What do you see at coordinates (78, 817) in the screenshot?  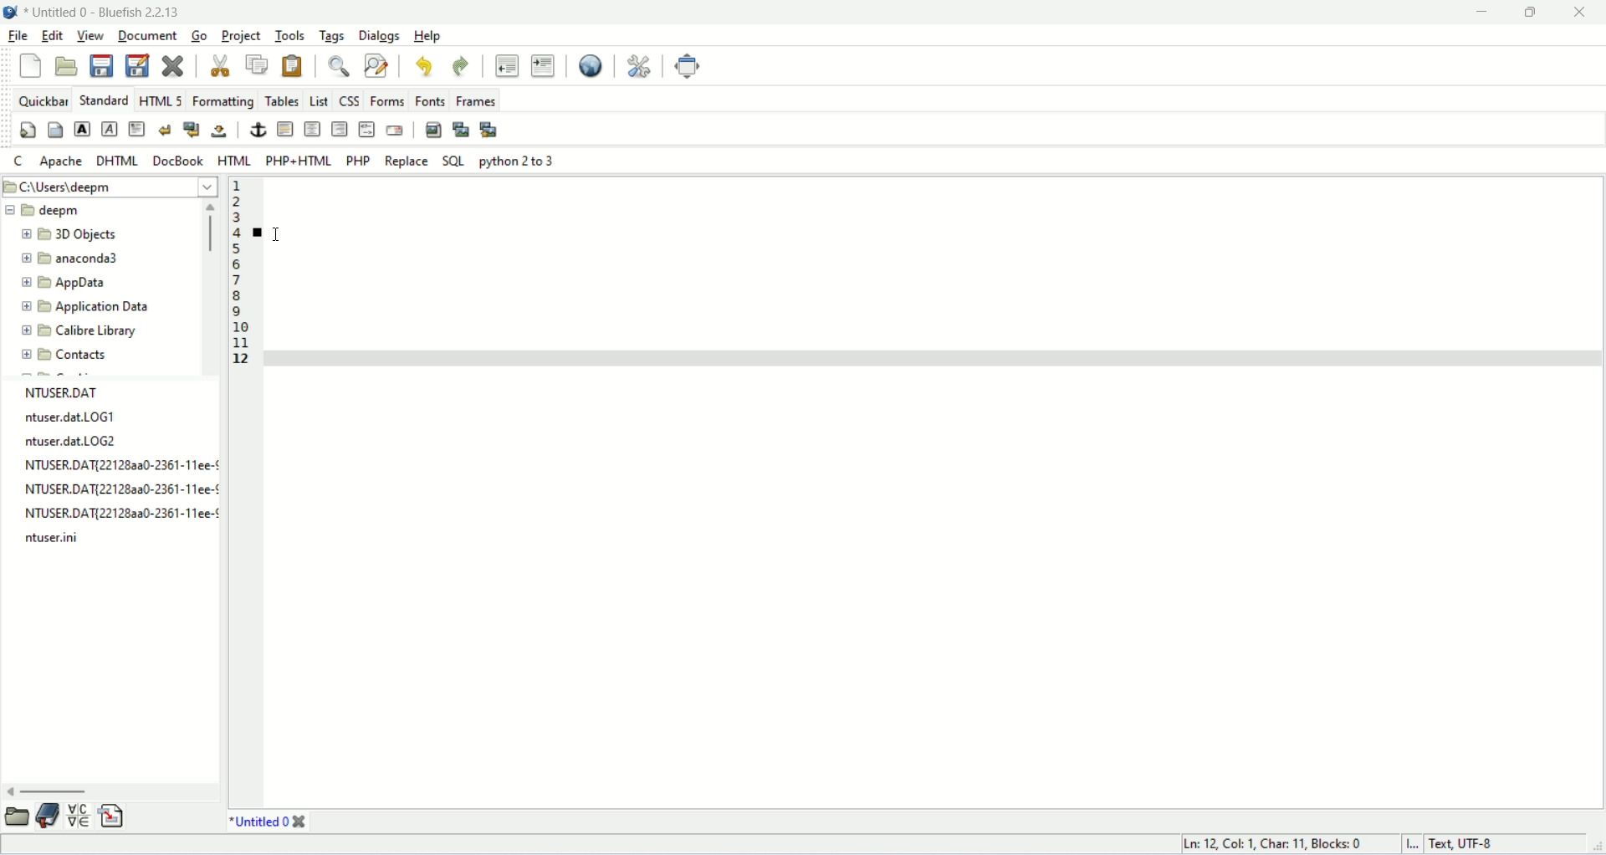 I see `insert special character` at bounding box center [78, 817].